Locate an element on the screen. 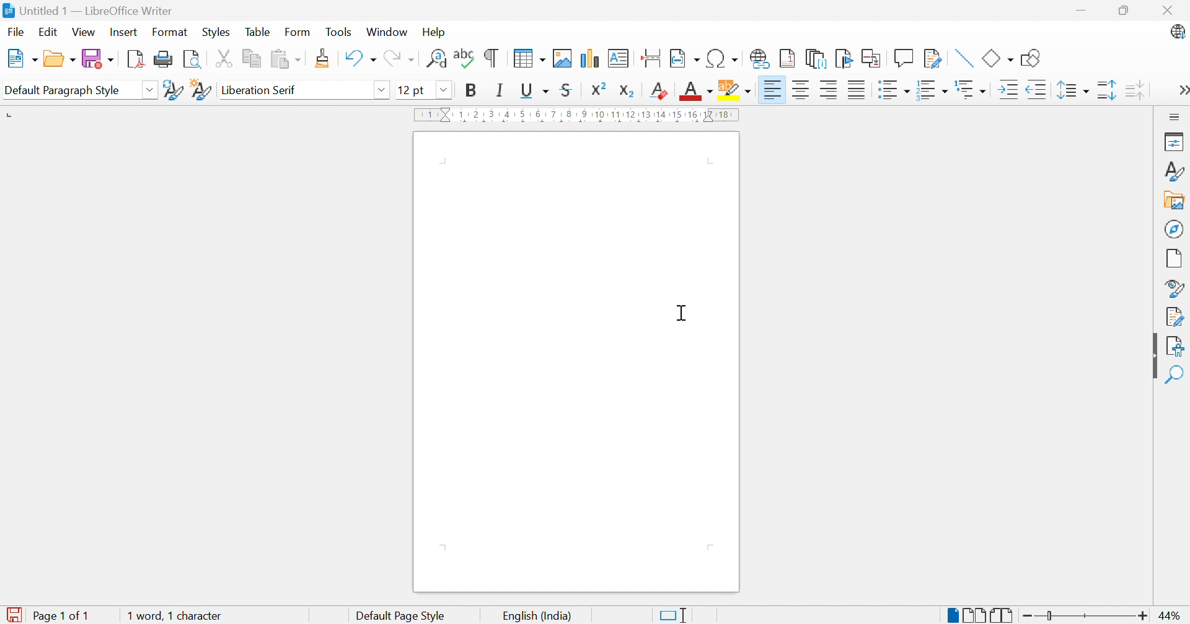 This screenshot has height=624, width=1190. Save is located at coordinates (99, 59).